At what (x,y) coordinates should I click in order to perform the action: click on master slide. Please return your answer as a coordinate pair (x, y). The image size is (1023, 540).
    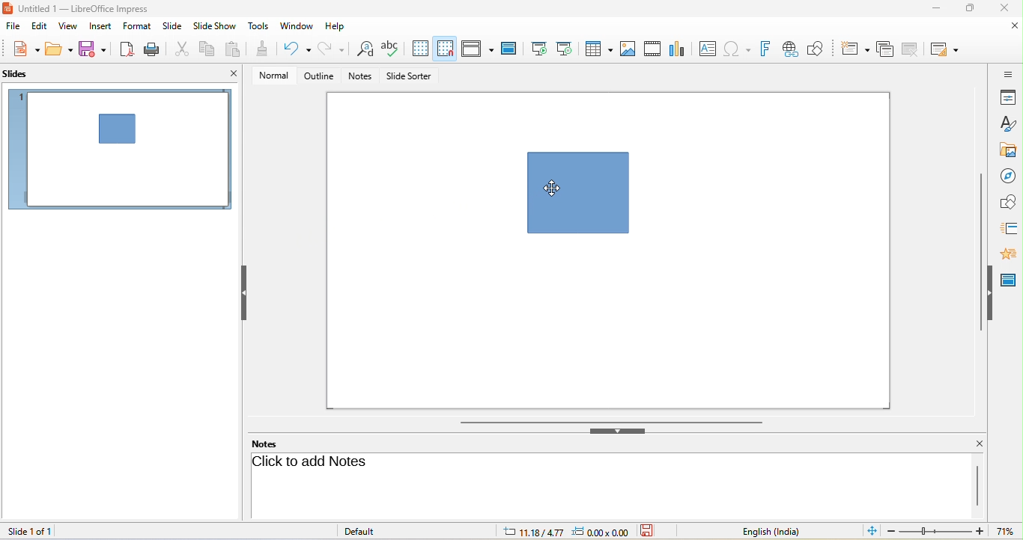
    Looking at the image, I should click on (509, 47).